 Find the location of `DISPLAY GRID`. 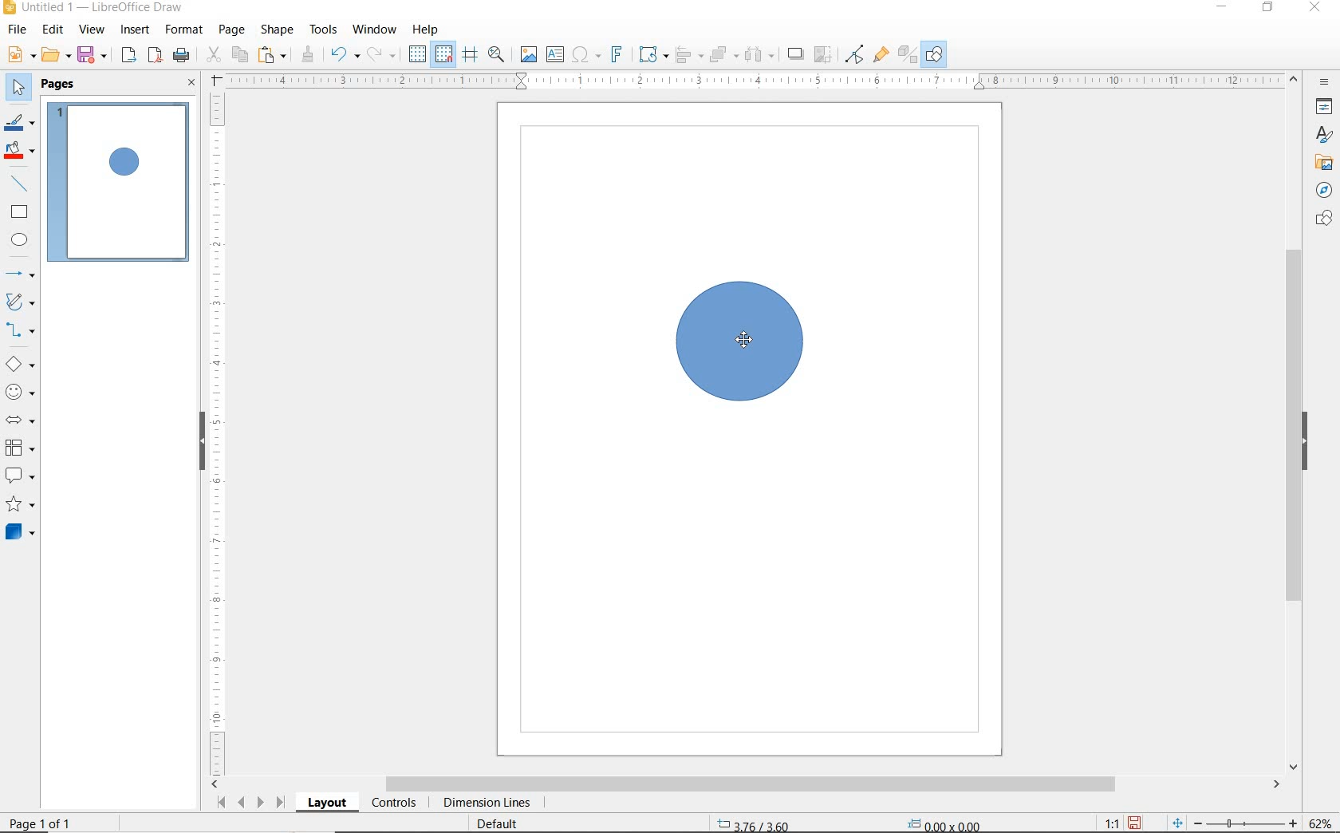

DISPLAY GRID is located at coordinates (416, 55).